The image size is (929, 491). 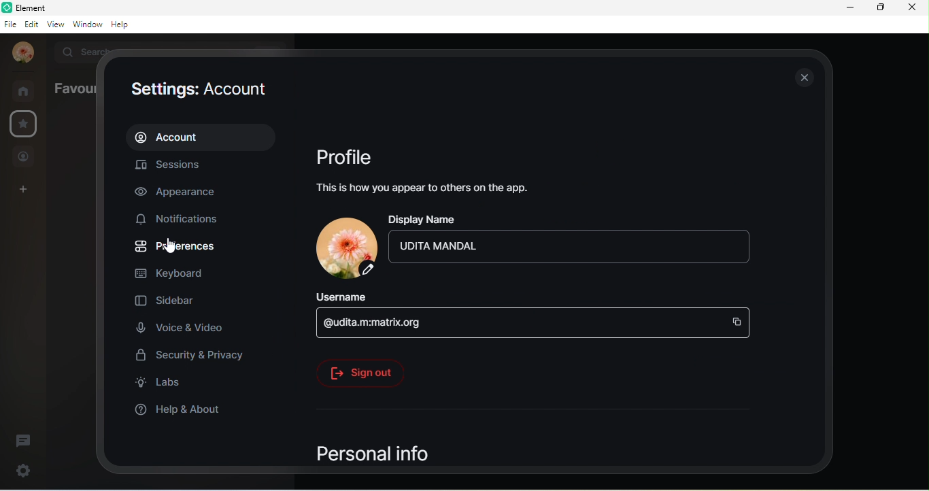 I want to click on view, so click(x=56, y=24).